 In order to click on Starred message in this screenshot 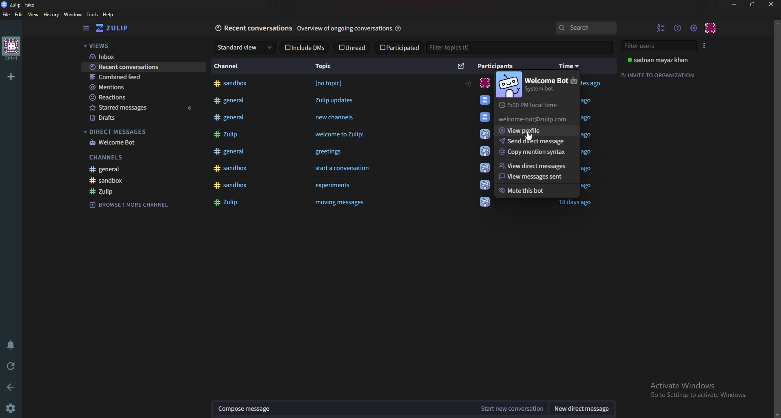, I will do `click(143, 108)`.